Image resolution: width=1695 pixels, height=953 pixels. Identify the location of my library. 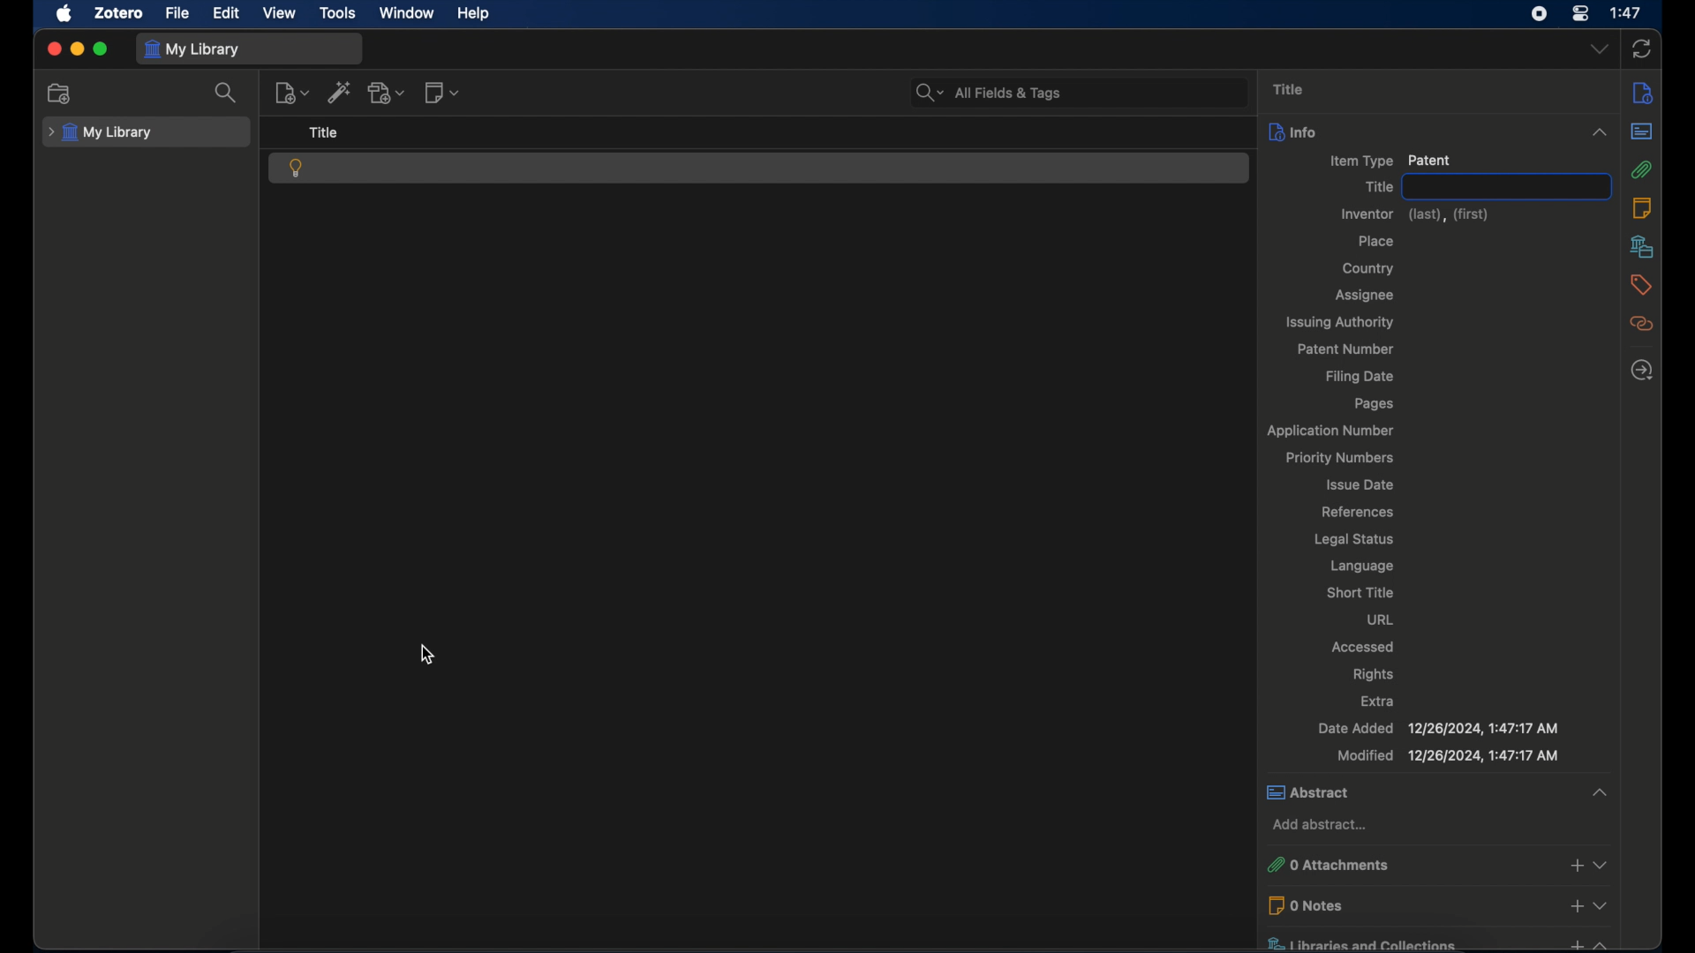
(101, 132).